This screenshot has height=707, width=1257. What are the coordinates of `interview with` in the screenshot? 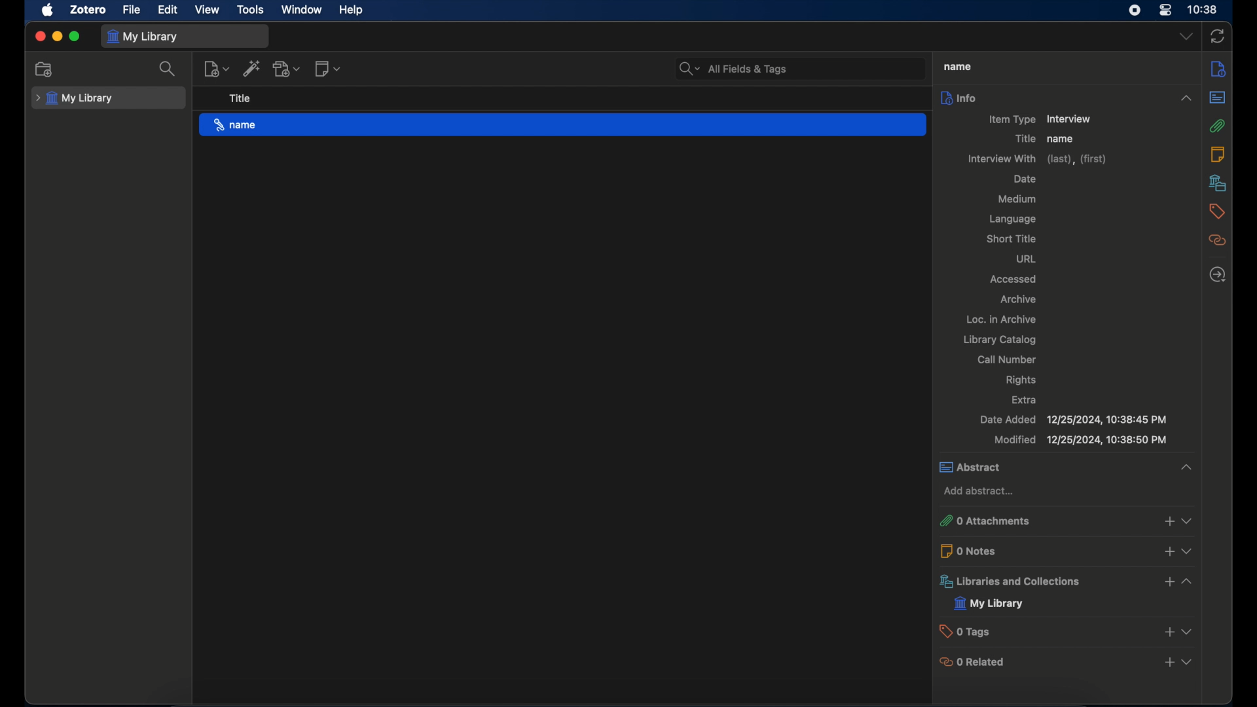 It's located at (1036, 159).